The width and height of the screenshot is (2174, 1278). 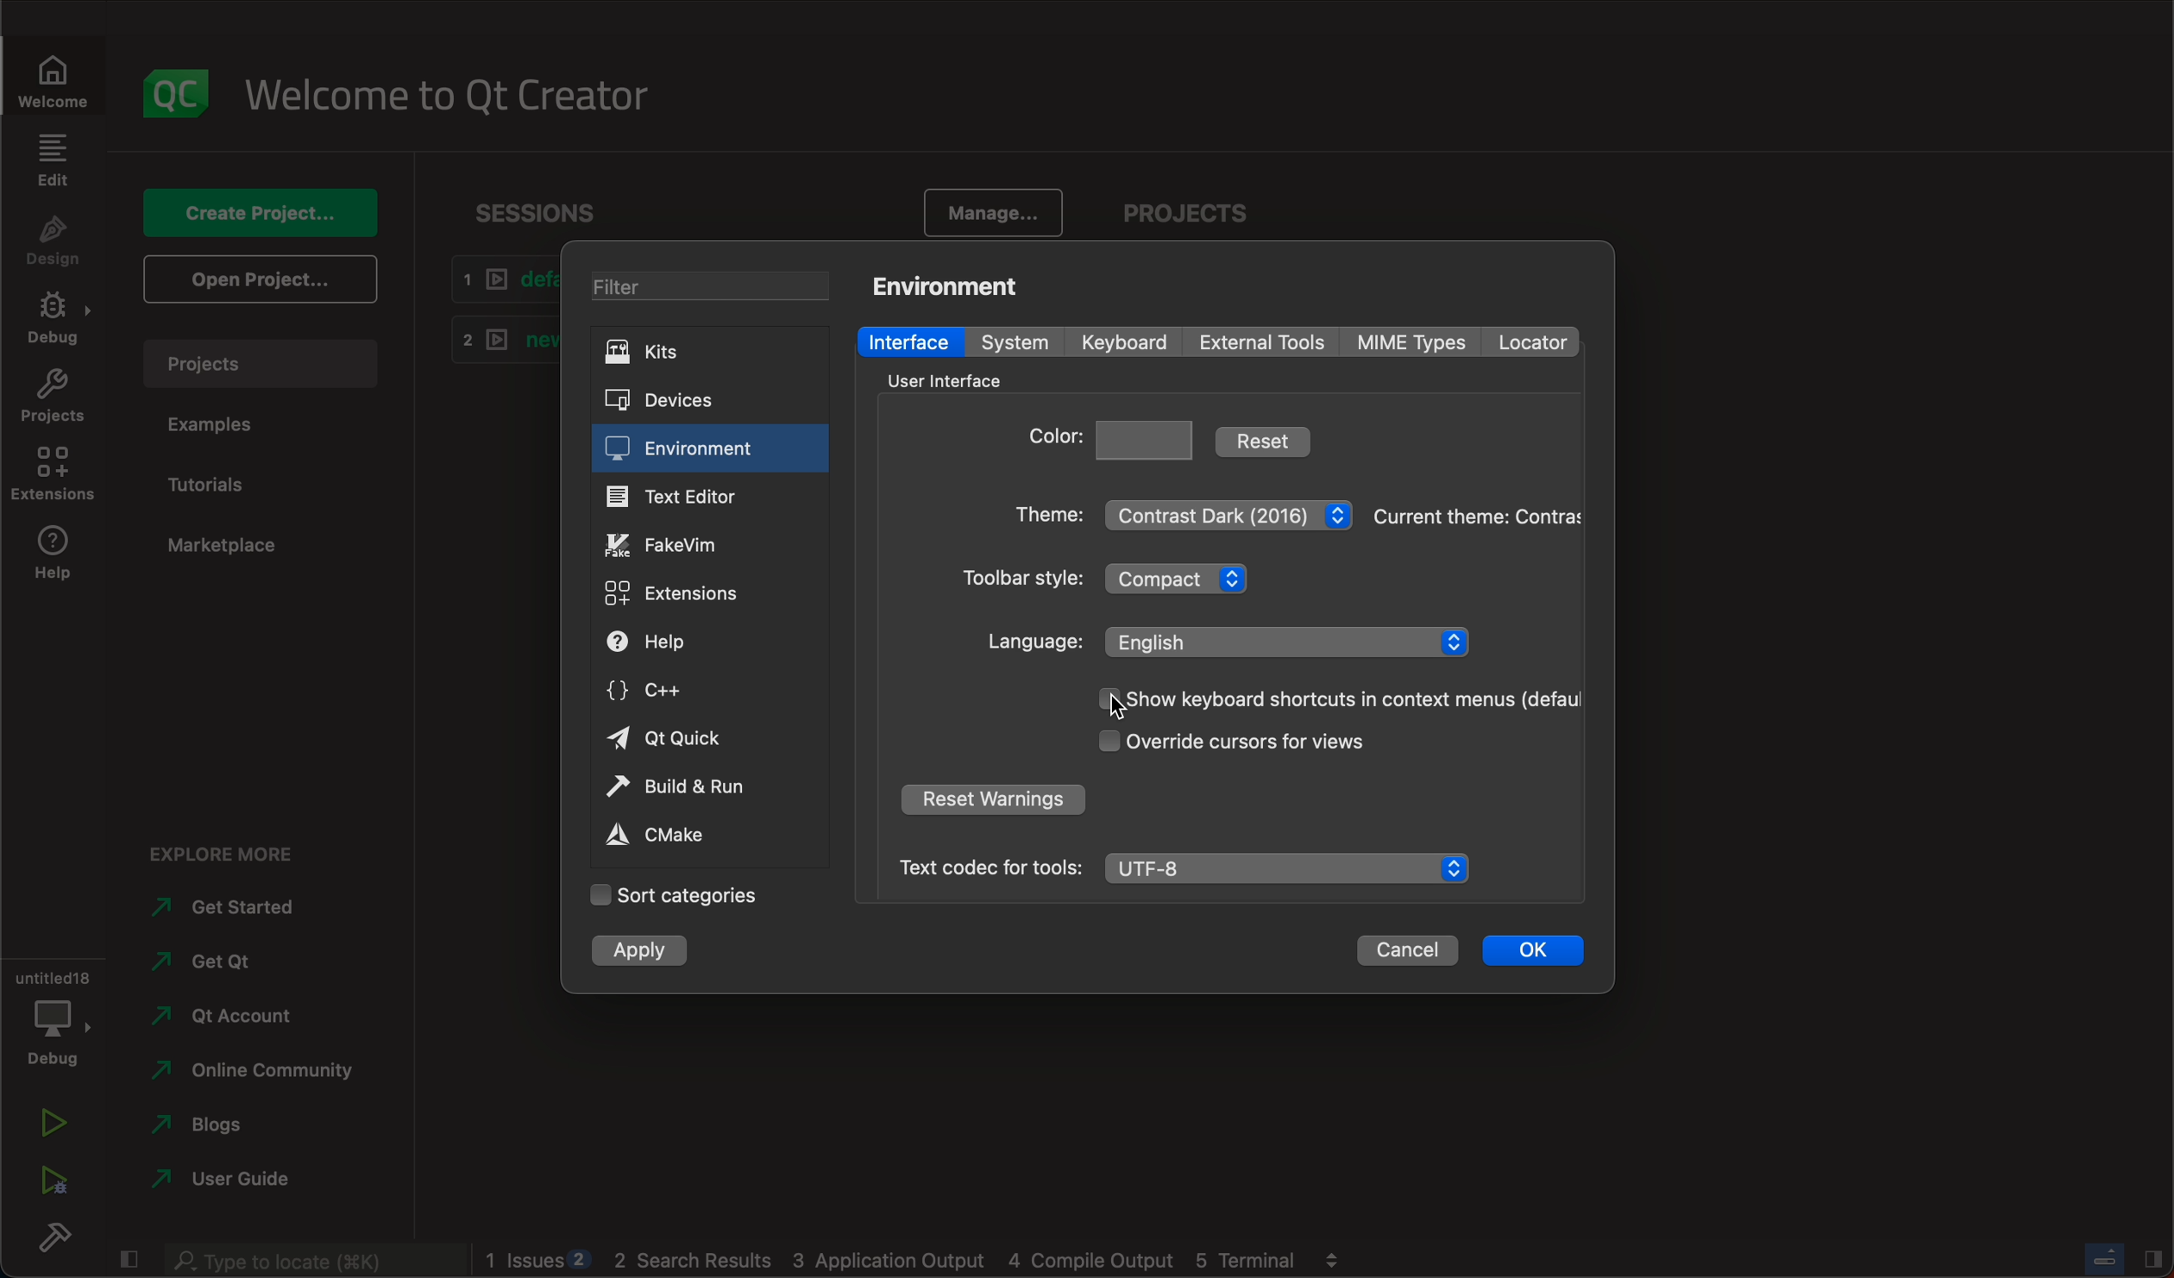 I want to click on toolbar style, so click(x=1120, y=582).